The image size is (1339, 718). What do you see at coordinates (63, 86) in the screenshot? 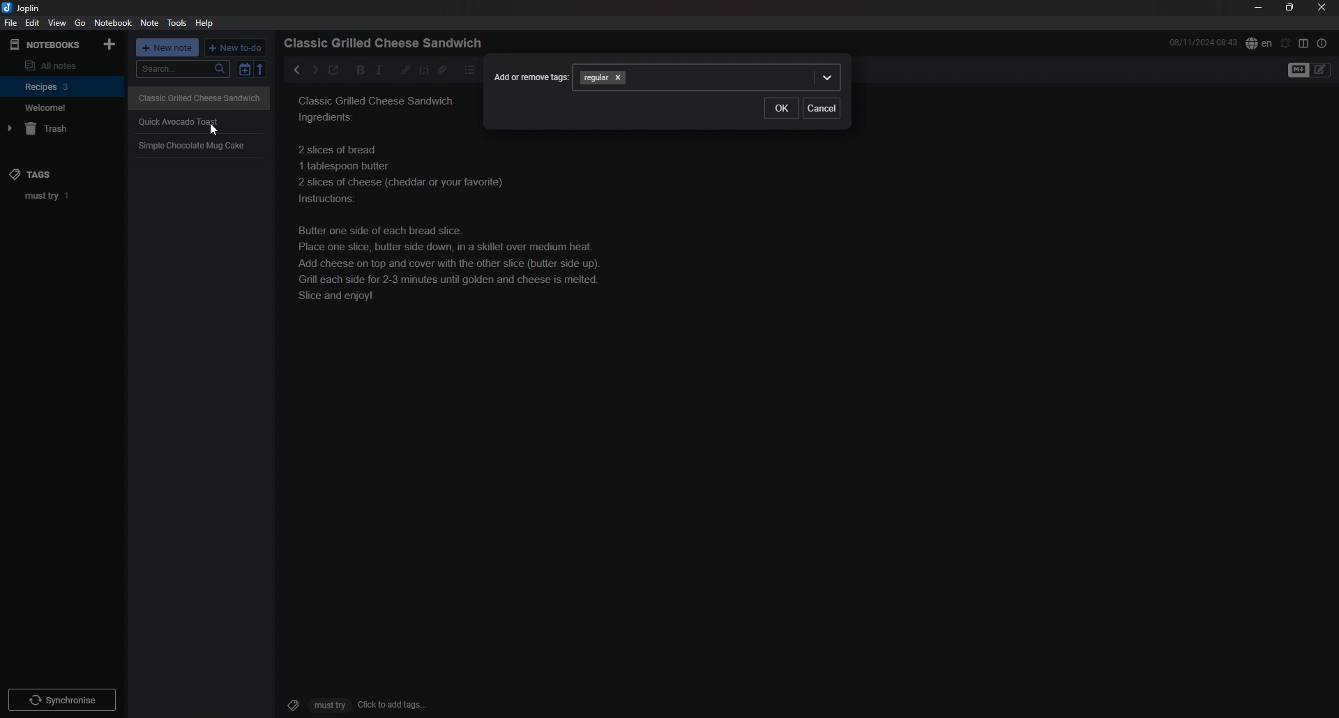
I see `notebook` at bounding box center [63, 86].